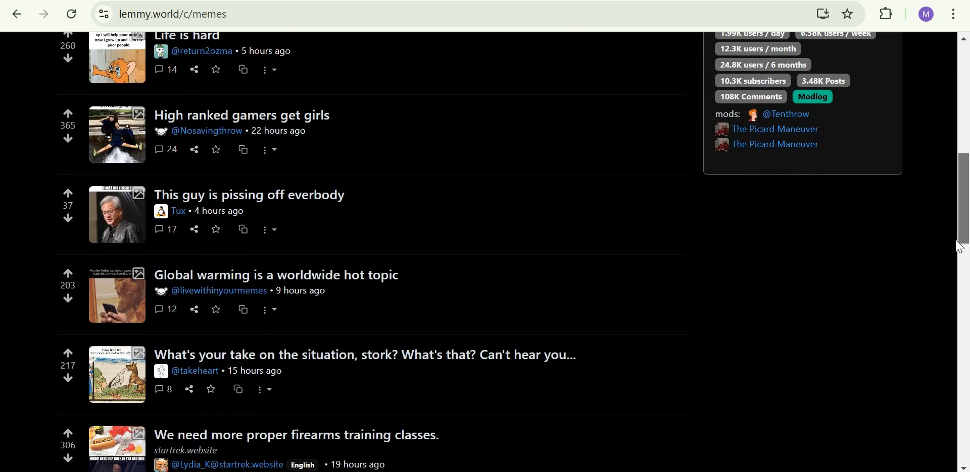  I want to click on Modlog, so click(814, 97).